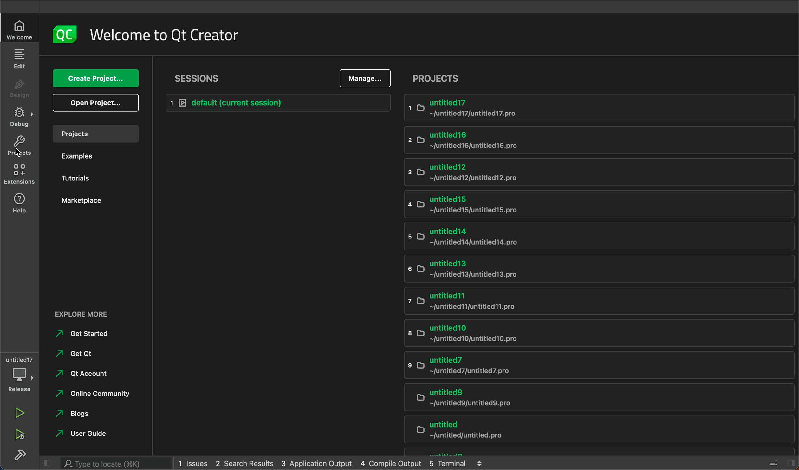  Describe the element at coordinates (21, 115) in the screenshot. I see `debug` at that location.